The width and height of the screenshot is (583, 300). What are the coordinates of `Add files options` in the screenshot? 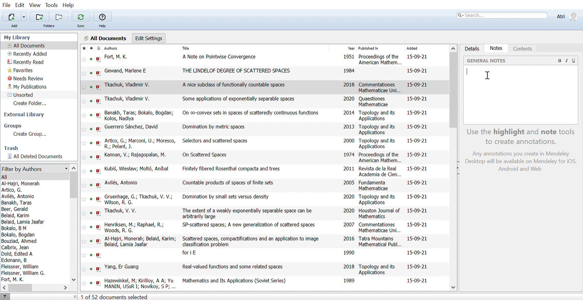 It's located at (25, 17).